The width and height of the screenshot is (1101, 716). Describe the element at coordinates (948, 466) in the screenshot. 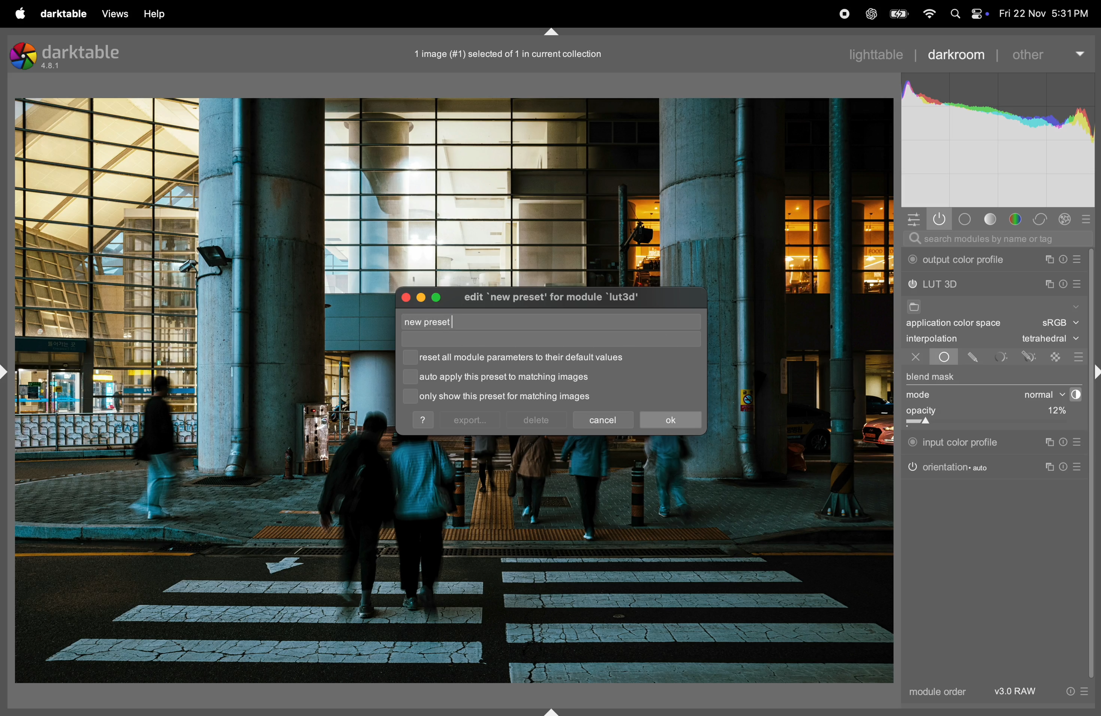

I see `orientation` at that location.